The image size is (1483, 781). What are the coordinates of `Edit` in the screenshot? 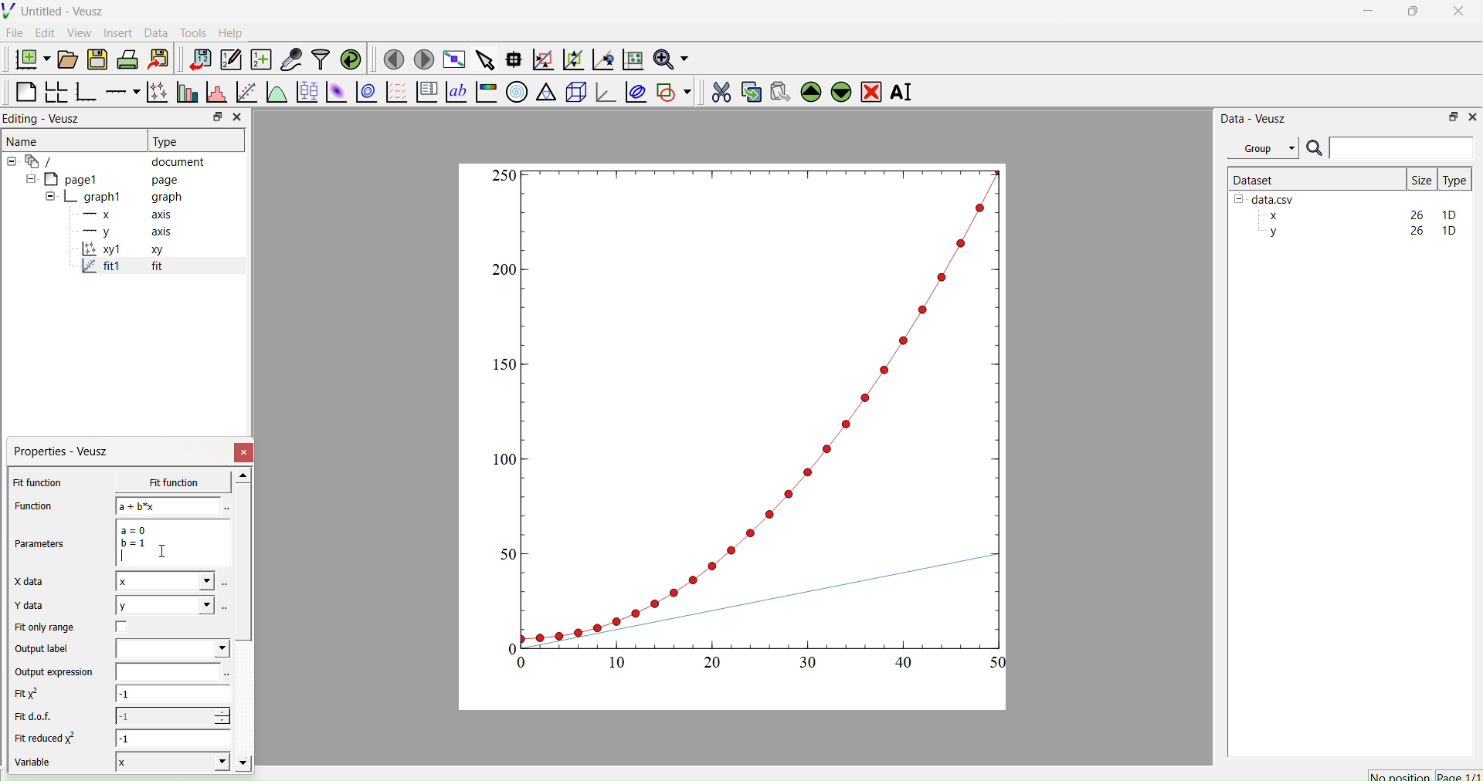 It's located at (43, 32).